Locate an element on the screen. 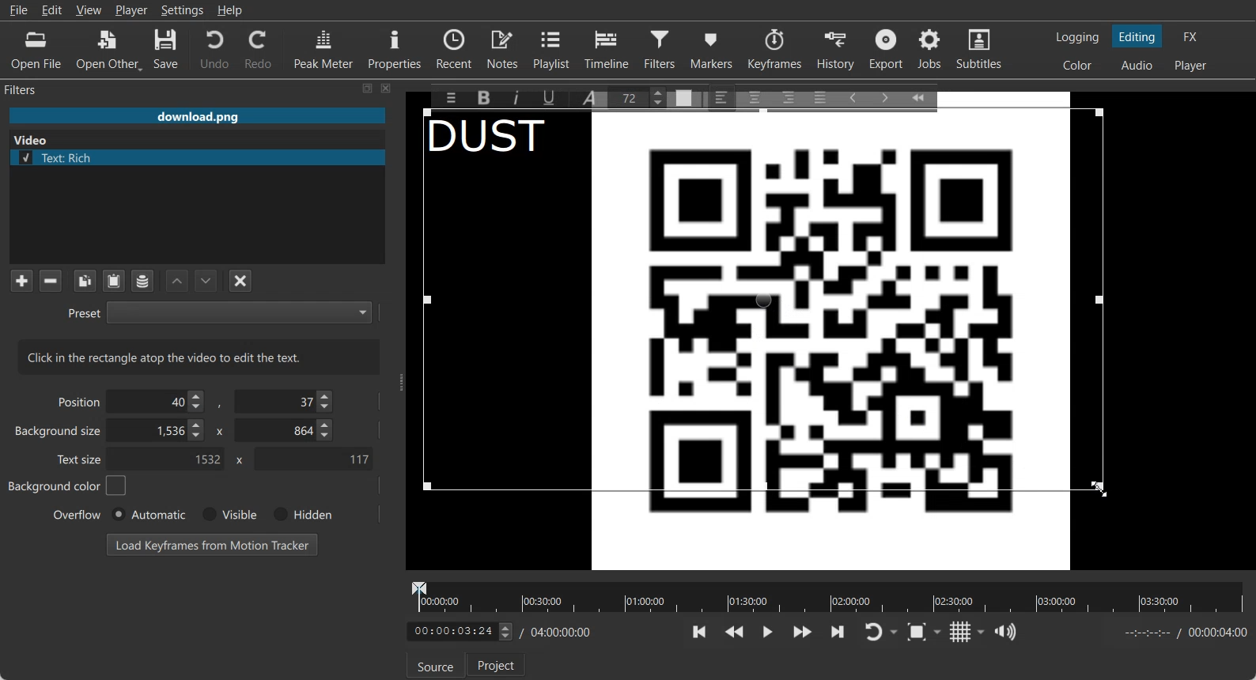 This screenshot has height=680, width=1256. Drop down box is located at coordinates (940, 631).